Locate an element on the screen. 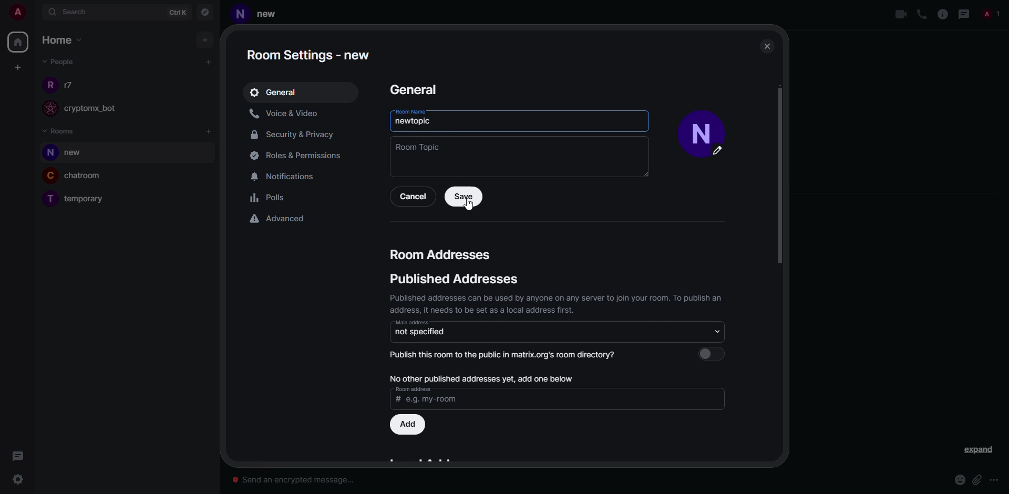 The image size is (1009, 494). send encrypted message is located at coordinates (295, 477).